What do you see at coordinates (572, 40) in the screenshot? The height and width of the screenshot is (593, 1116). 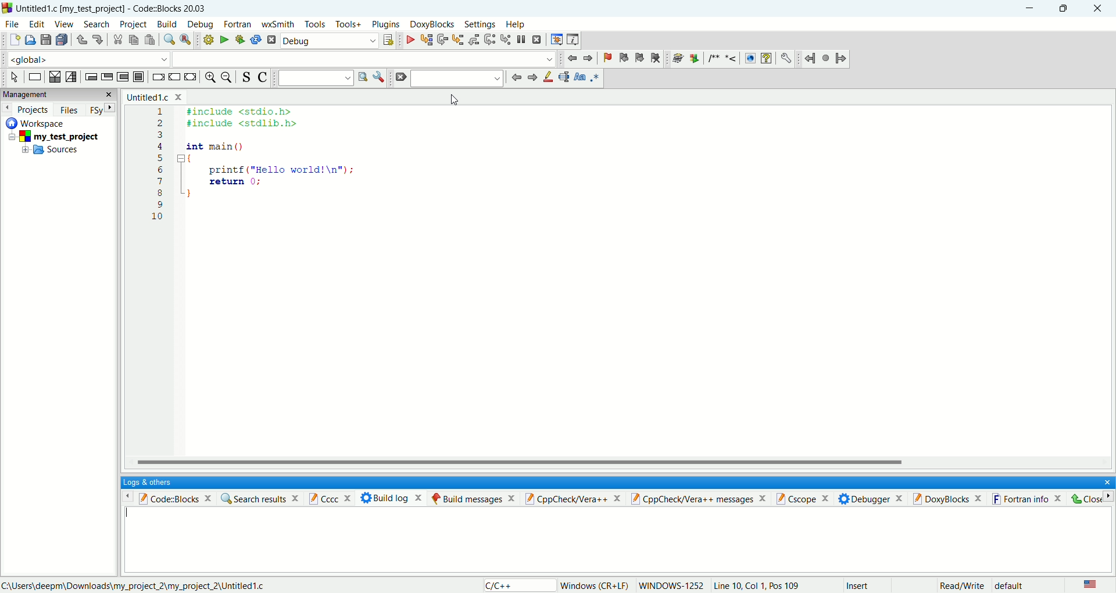 I see `various info` at bounding box center [572, 40].